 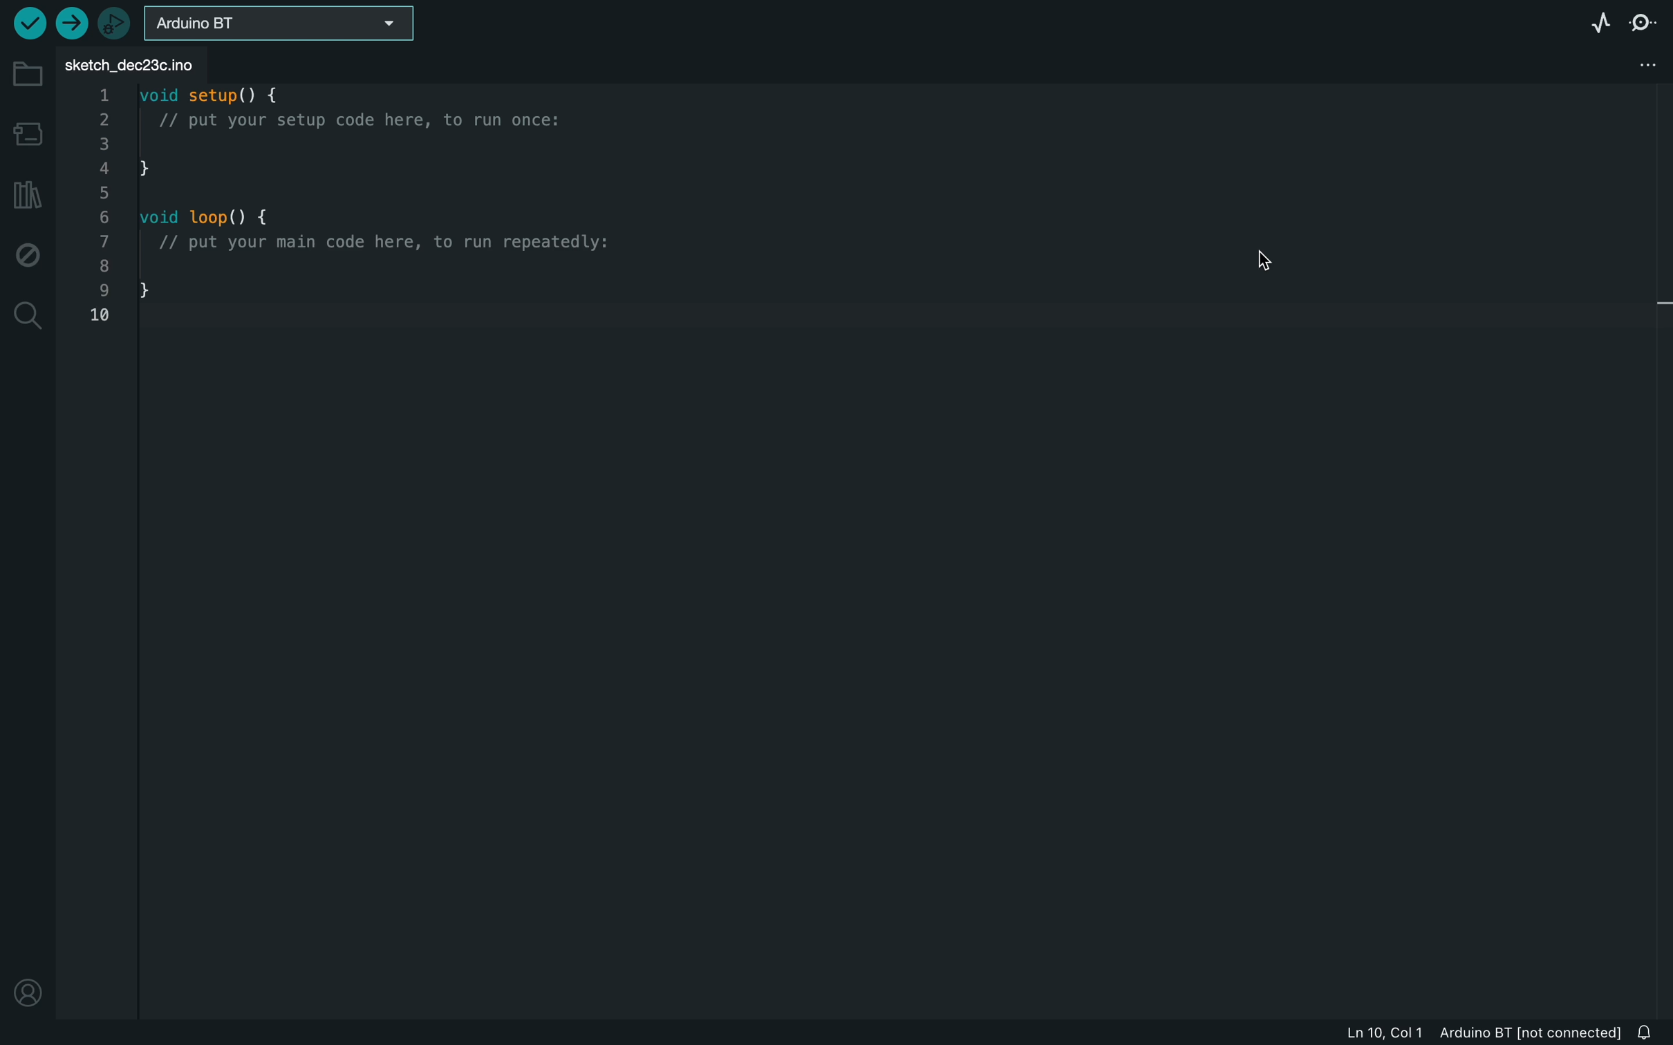 I want to click on verify, so click(x=26, y=23).